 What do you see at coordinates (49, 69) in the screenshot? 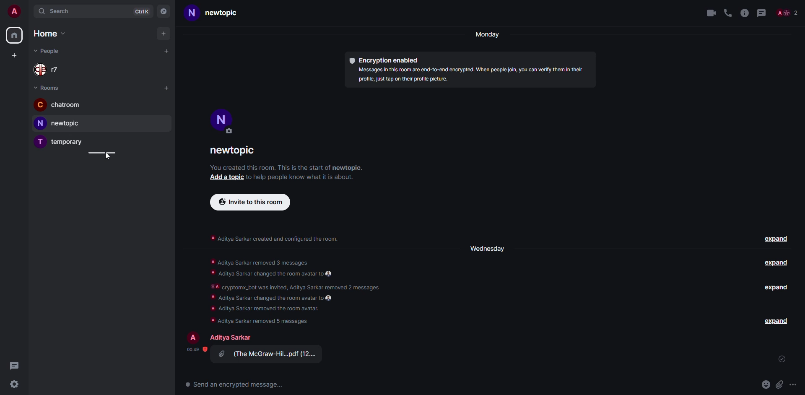
I see `r7` at bounding box center [49, 69].